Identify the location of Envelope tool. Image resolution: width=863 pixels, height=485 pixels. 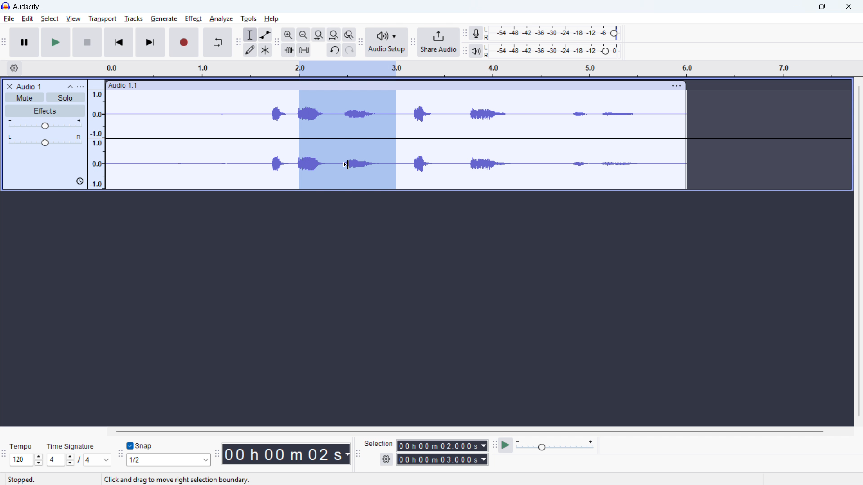
(265, 35).